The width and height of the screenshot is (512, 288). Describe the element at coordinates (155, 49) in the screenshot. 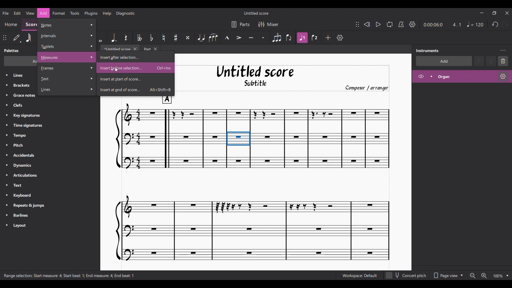

I see `Close Part tab` at that location.